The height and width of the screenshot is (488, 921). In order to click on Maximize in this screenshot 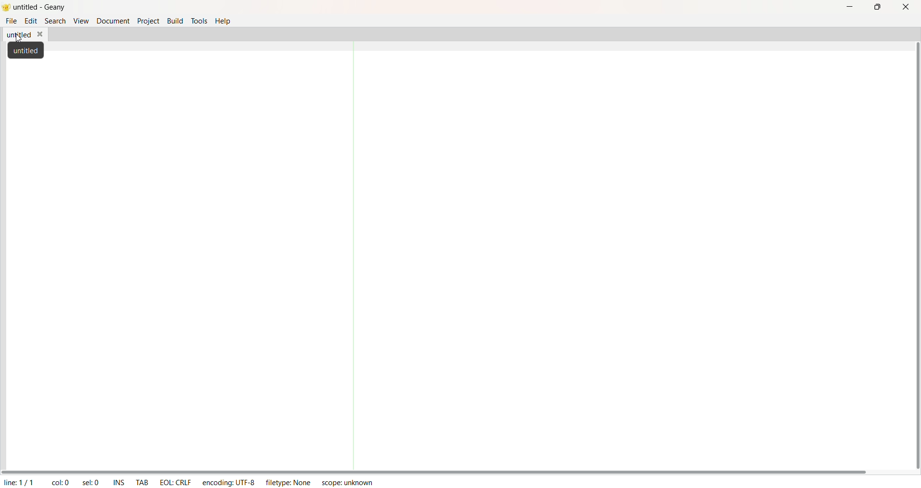, I will do `click(878, 8)`.